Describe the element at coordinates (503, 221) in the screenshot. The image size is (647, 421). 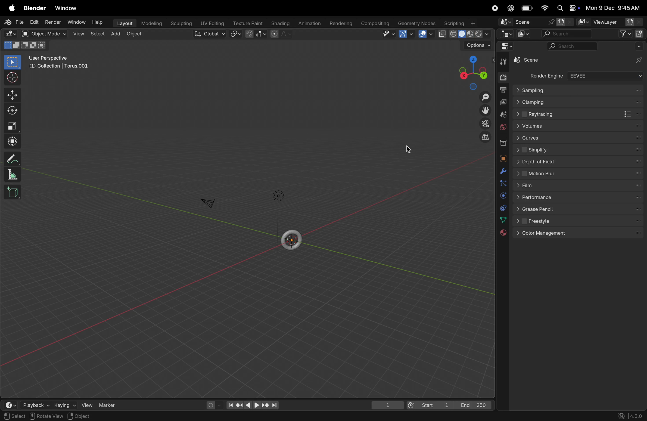
I see `data` at that location.